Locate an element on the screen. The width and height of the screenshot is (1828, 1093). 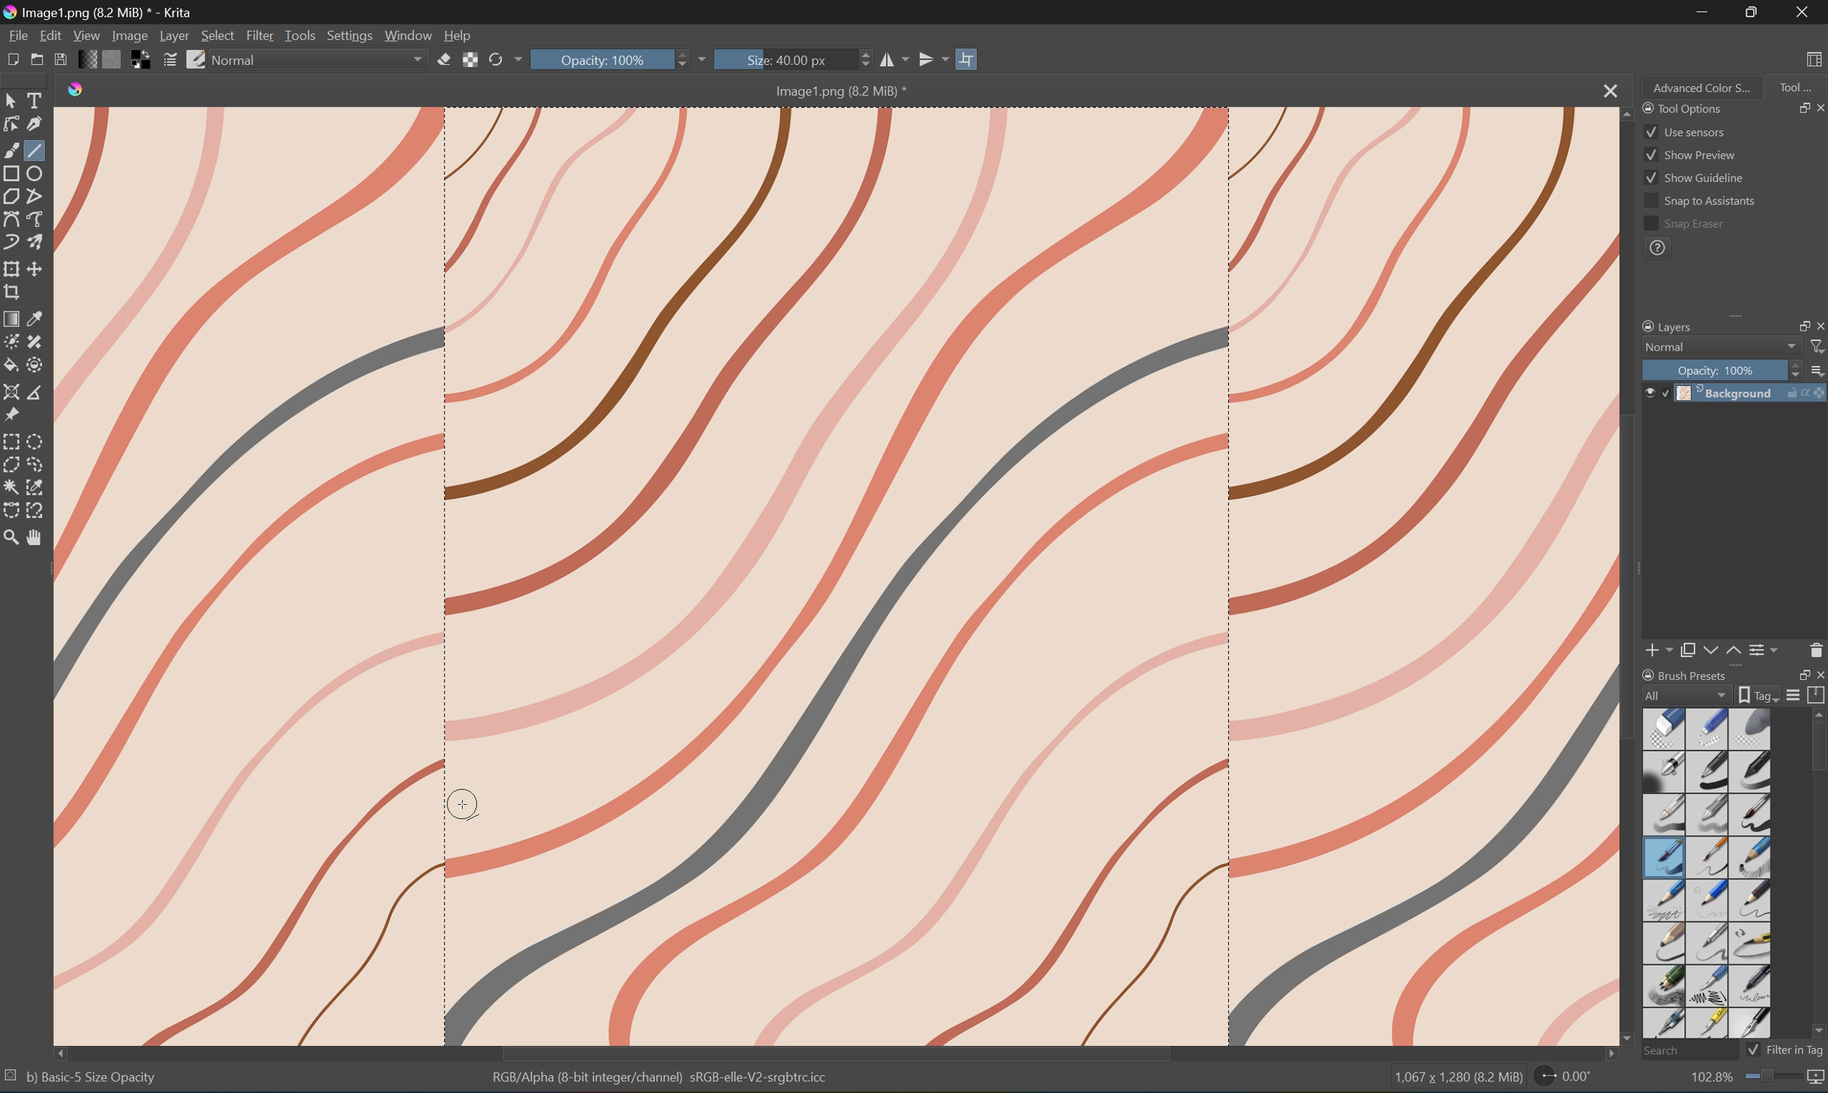
Window is located at coordinates (411, 36).